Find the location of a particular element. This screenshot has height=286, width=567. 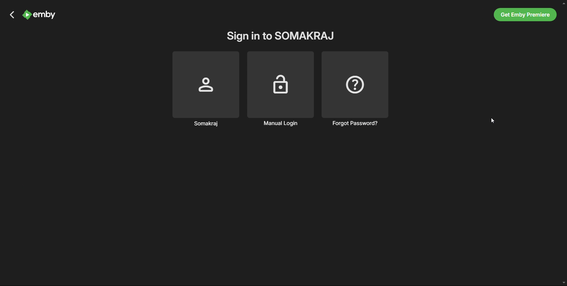

forgot password is located at coordinates (356, 89).